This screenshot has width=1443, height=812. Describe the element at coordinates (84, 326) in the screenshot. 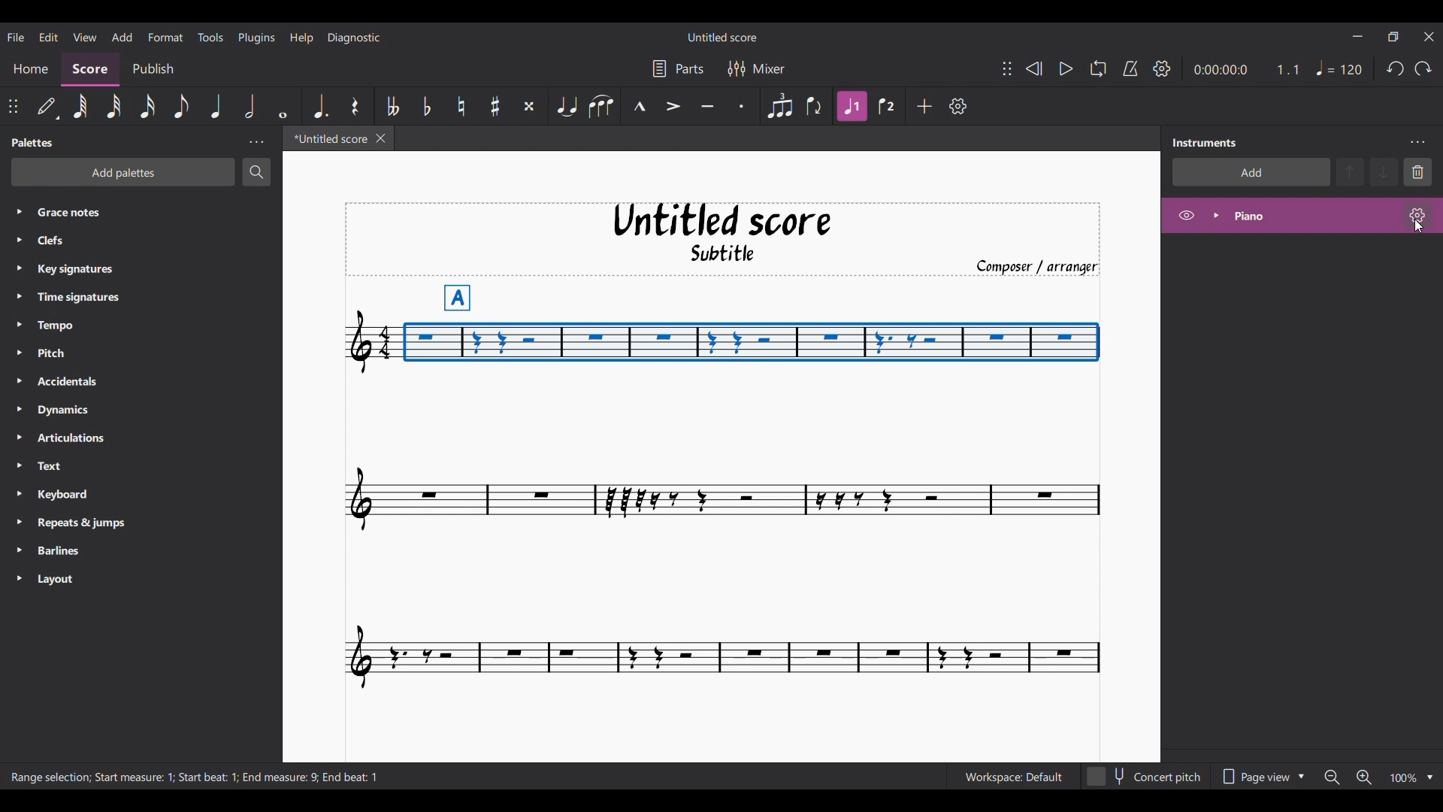

I see `Tempo` at that location.